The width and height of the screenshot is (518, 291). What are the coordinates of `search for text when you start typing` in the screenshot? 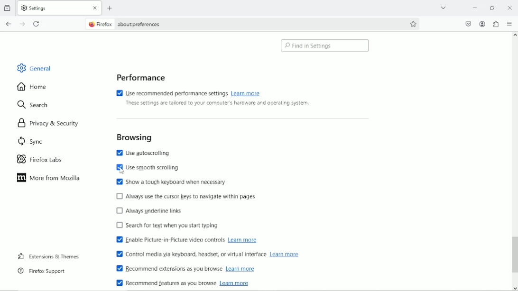 It's located at (167, 226).